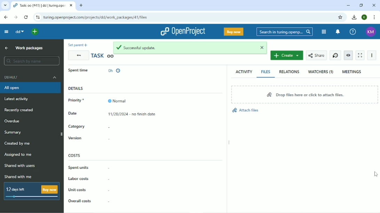 This screenshot has height=213, width=380. What do you see at coordinates (81, 5) in the screenshot?
I see `New tab` at bounding box center [81, 5].